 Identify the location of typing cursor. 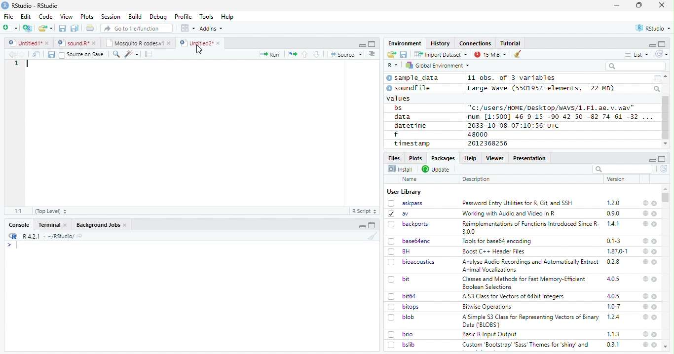
(12, 245).